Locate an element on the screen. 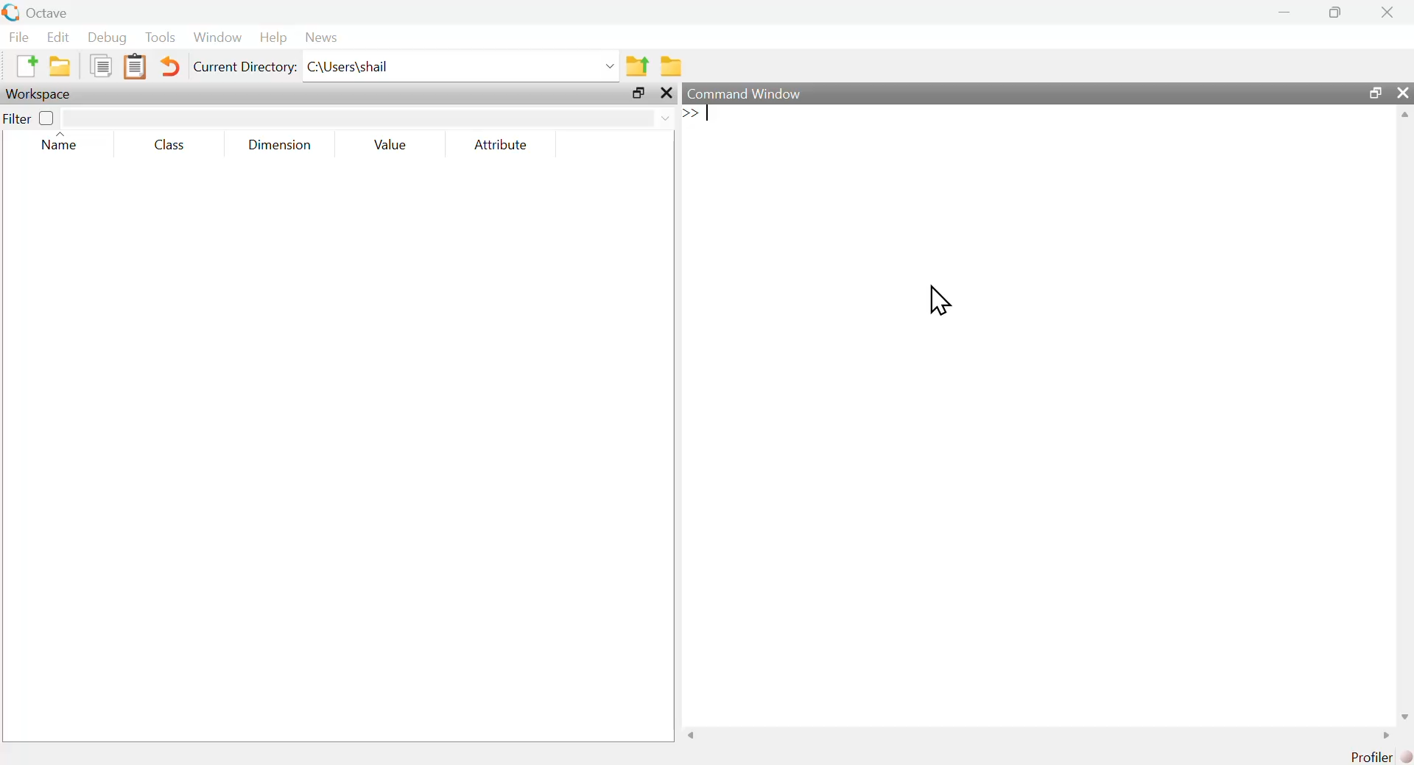 This screenshot has height=765, width=1414. Current Directory: is located at coordinates (246, 68).